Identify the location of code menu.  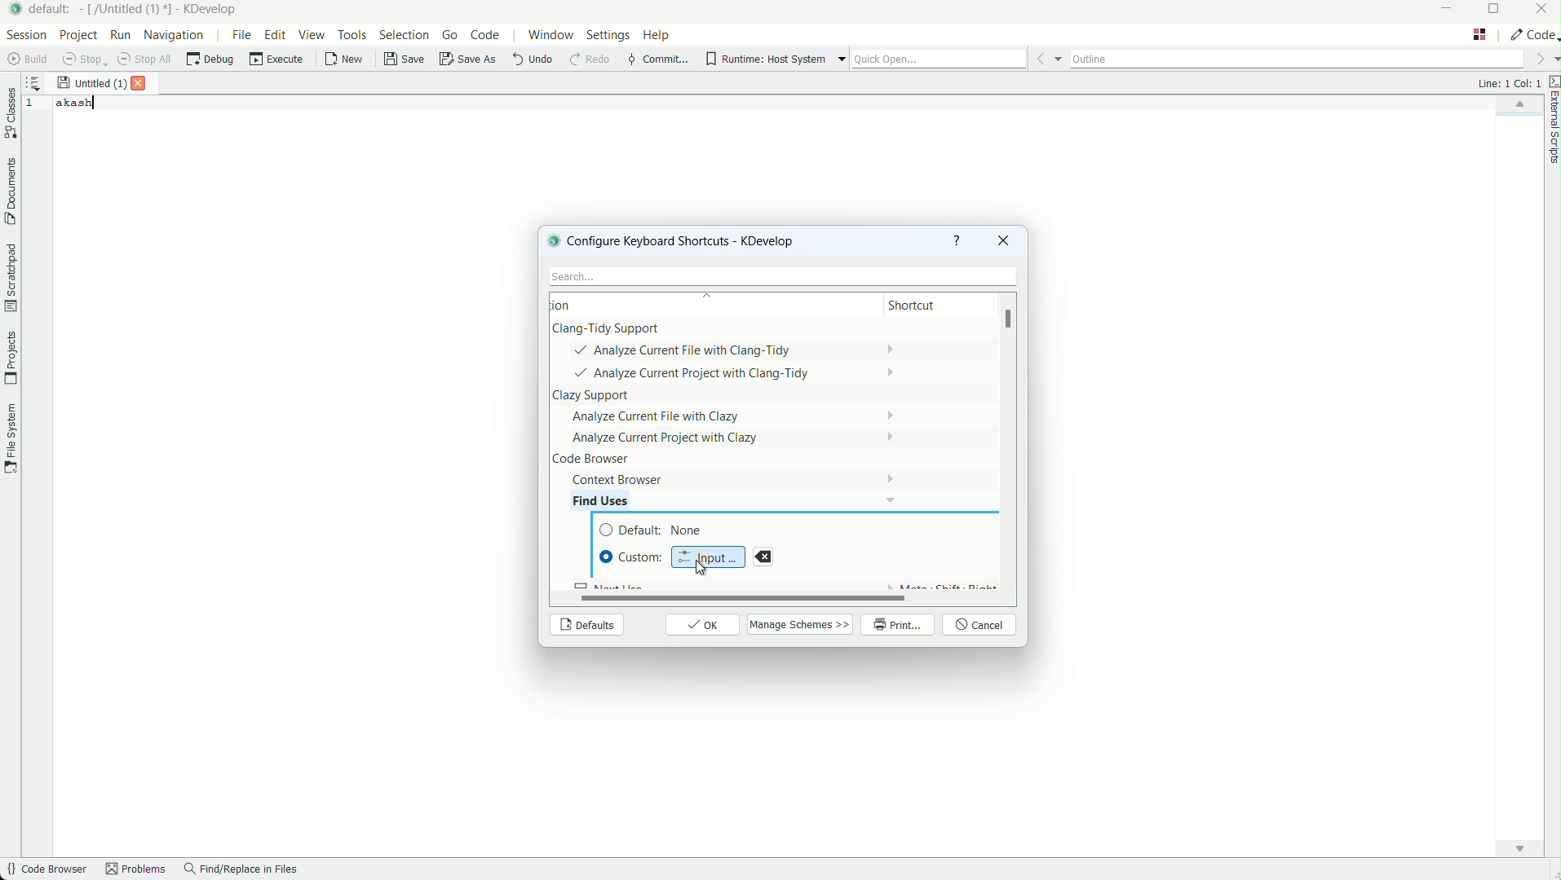
(486, 35).